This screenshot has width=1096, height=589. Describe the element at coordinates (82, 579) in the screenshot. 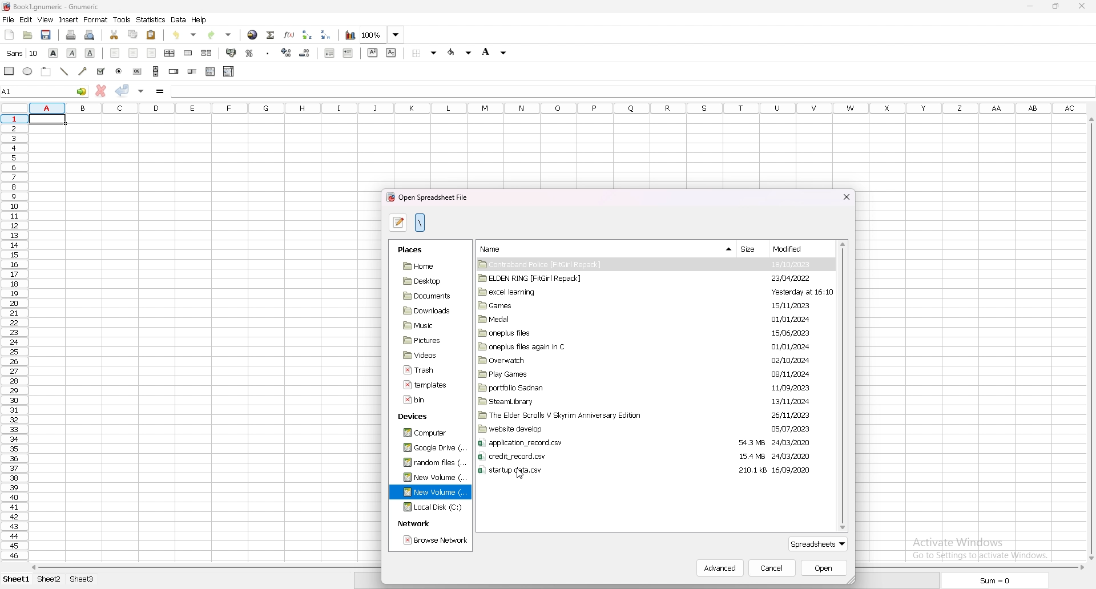

I see `Sheet 3` at that location.